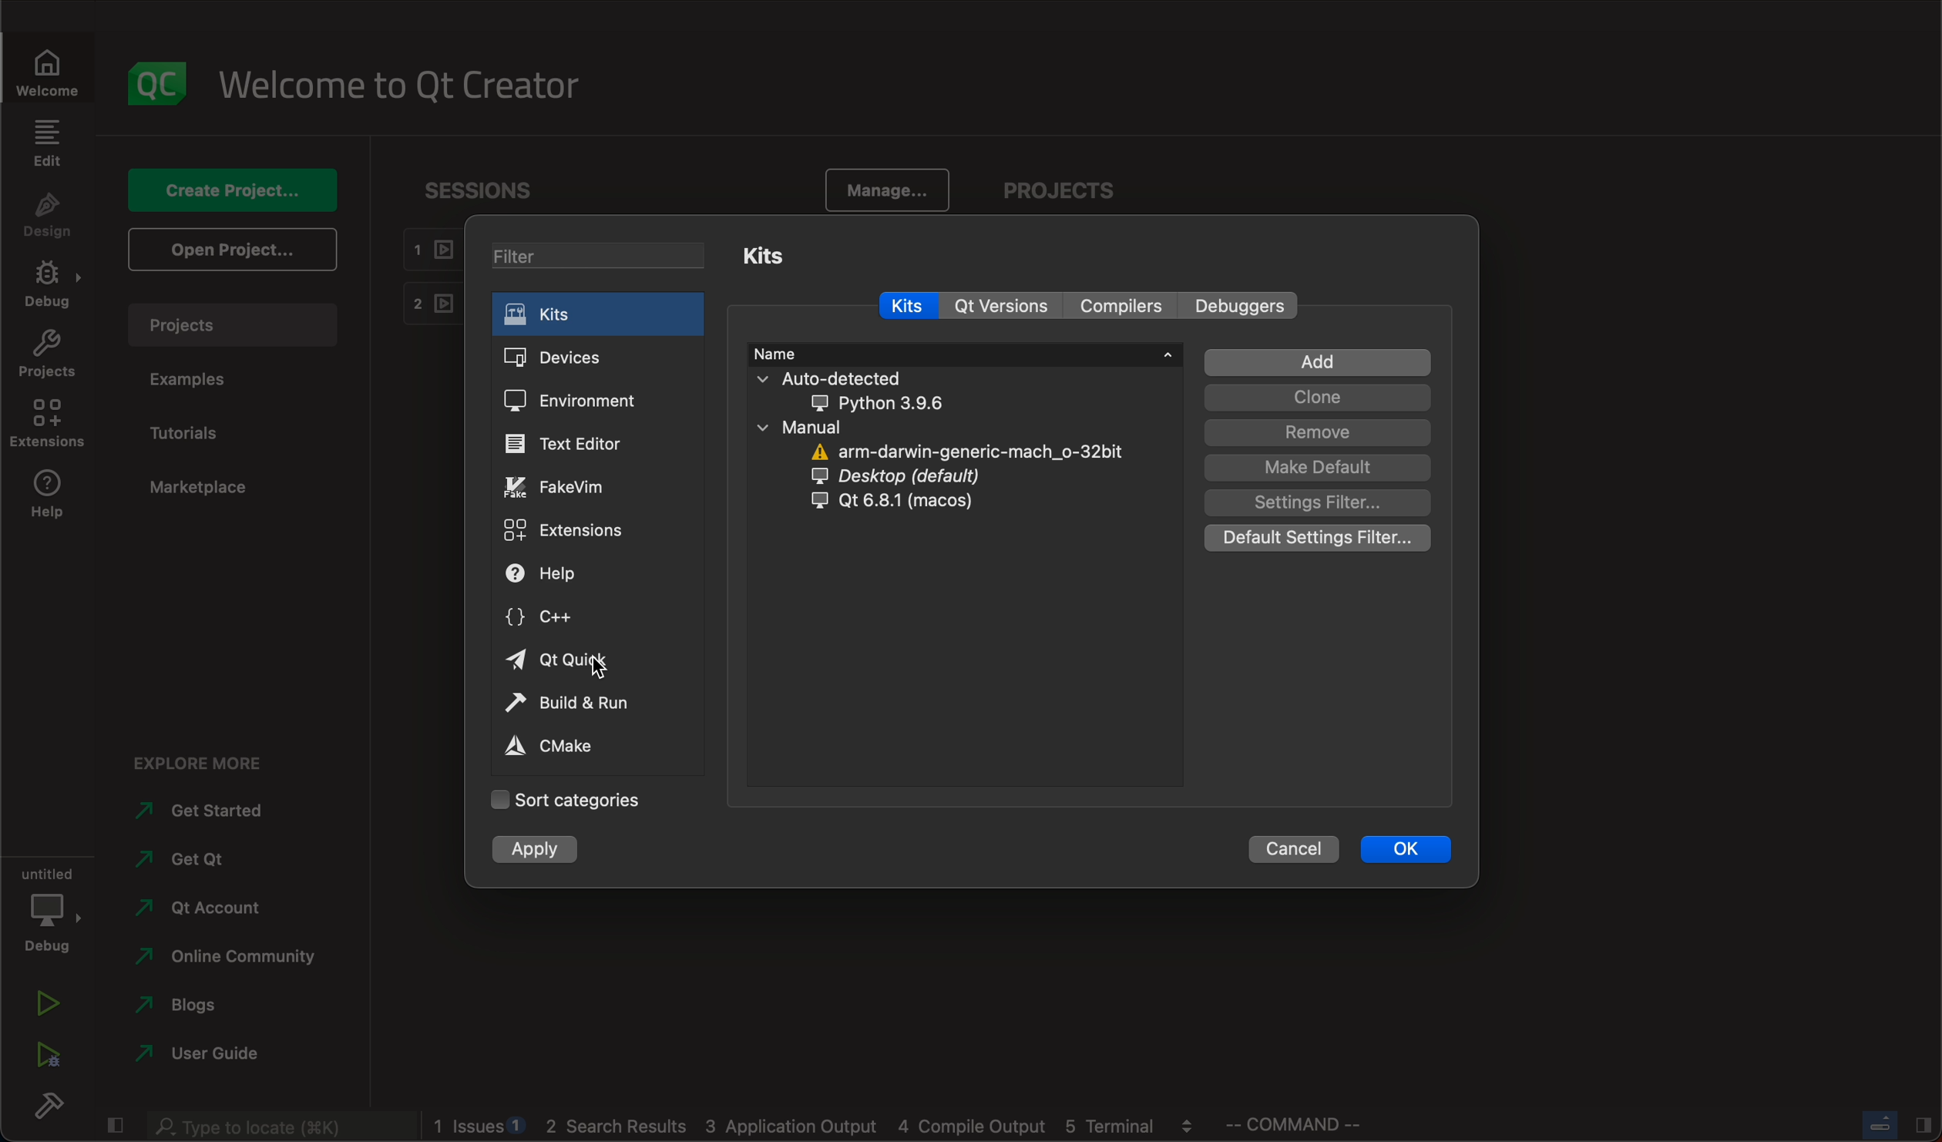 Image resolution: width=1942 pixels, height=1142 pixels. What do you see at coordinates (564, 660) in the screenshot?
I see `qt quick` at bounding box center [564, 660].